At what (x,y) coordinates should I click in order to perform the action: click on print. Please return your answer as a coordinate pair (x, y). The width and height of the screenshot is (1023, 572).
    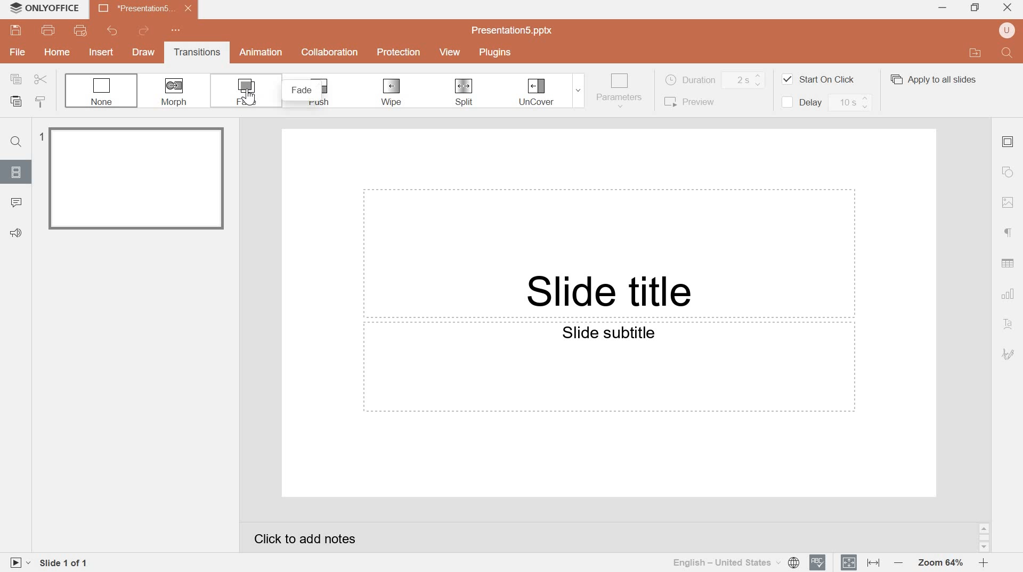
    Looking at the image, I should click on (48, 30).